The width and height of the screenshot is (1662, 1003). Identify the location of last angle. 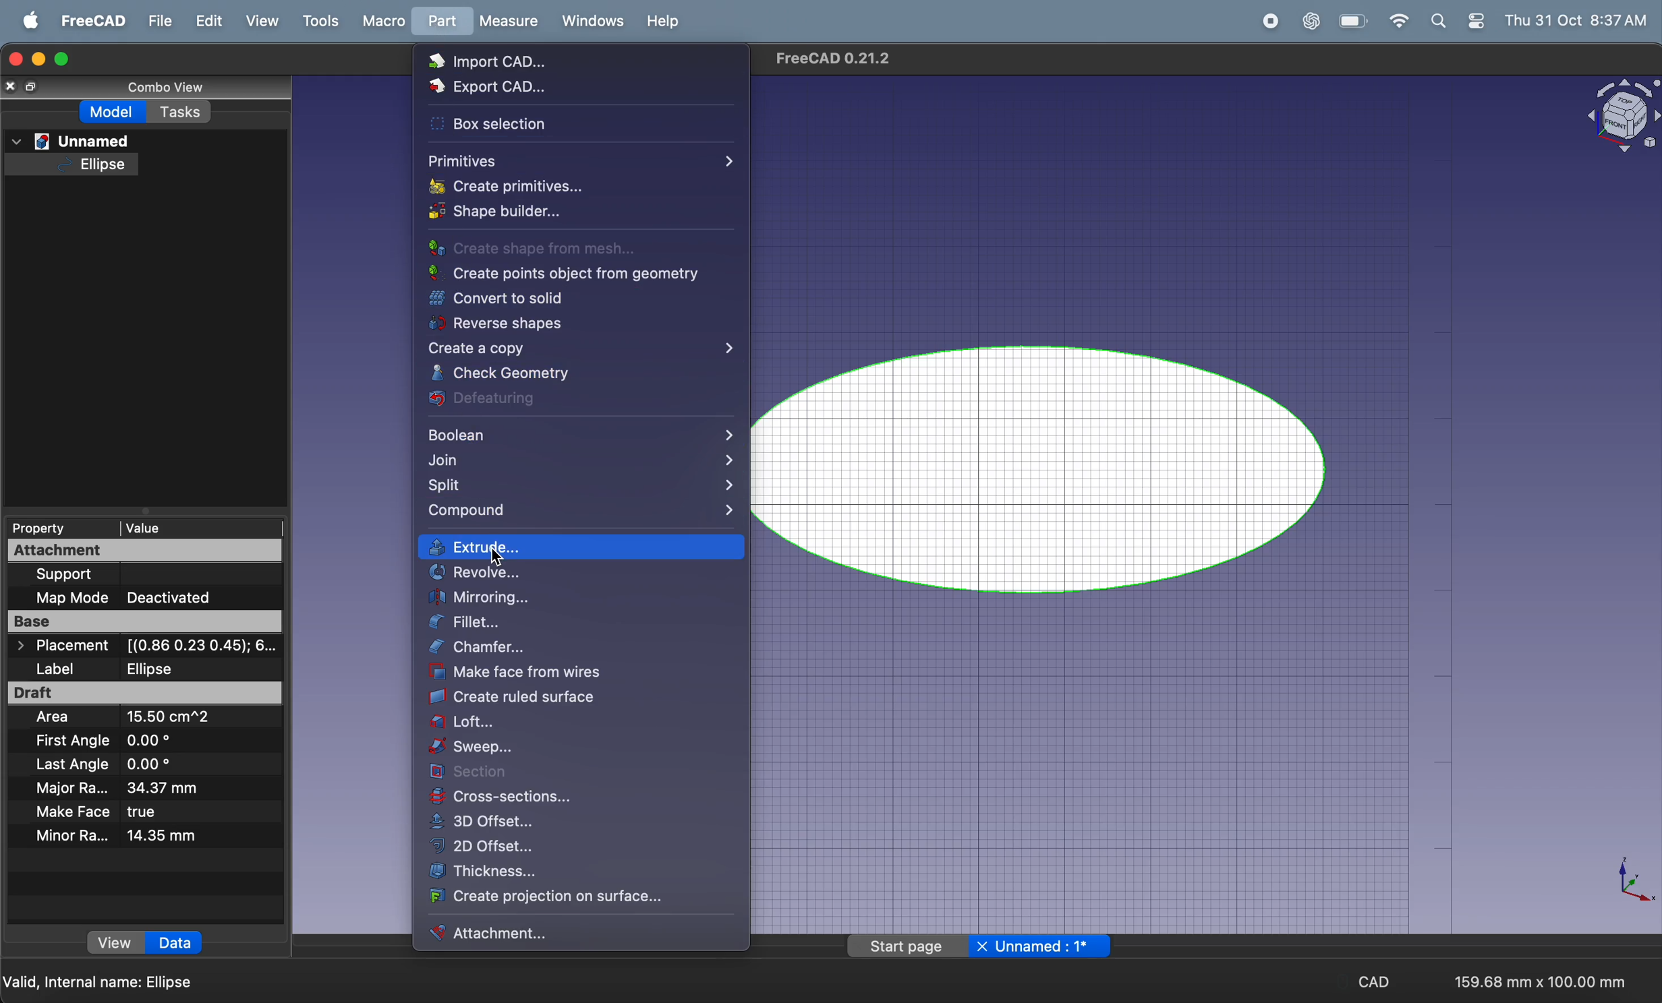
(100, 766).